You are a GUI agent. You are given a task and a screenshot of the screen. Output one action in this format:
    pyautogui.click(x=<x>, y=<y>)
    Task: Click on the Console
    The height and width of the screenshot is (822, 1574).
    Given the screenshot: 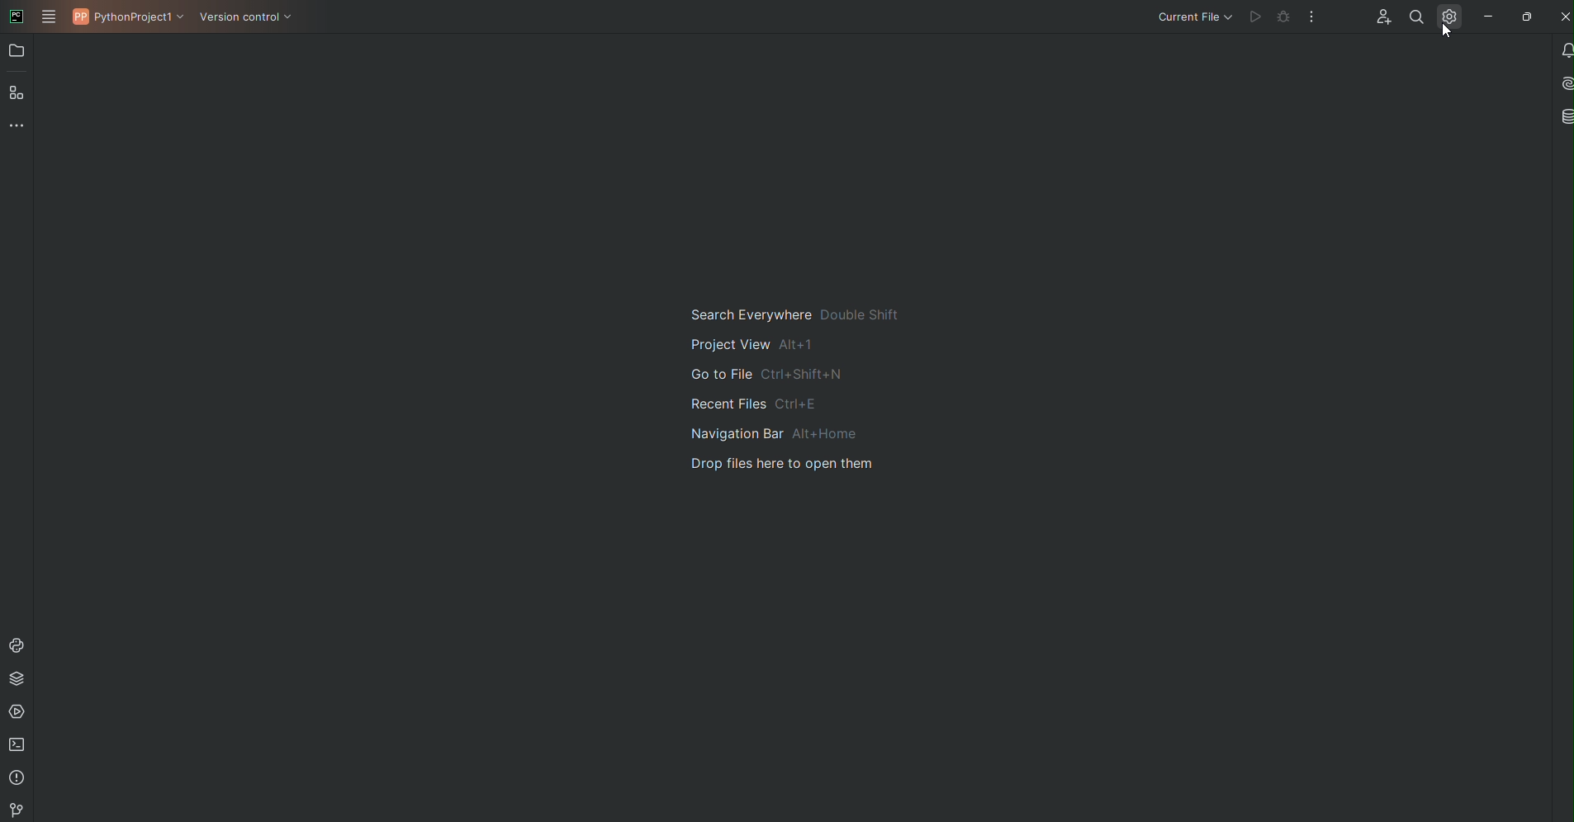 What is the action you would take?
    pyautogui.click(x=16, y=643)
    